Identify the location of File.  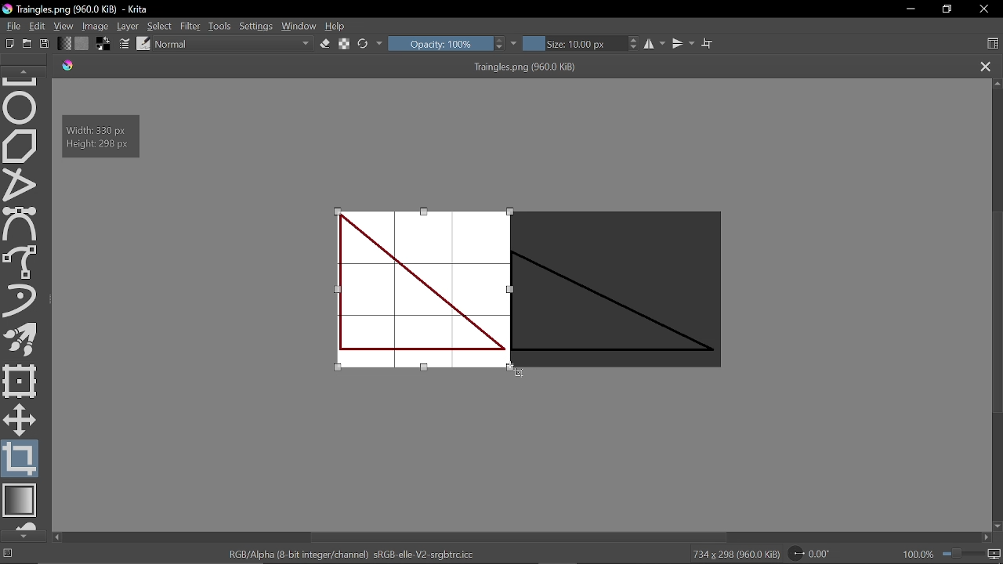
(11, 25).